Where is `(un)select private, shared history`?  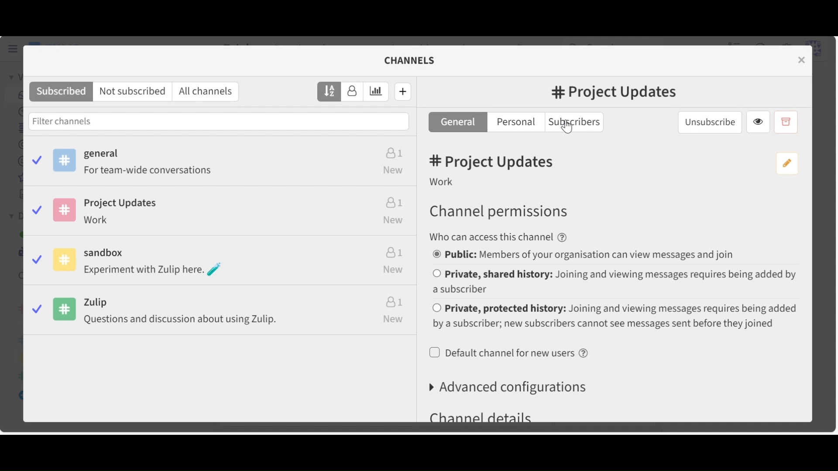 (un)select private, shared history is located at coordinates (615, 280).